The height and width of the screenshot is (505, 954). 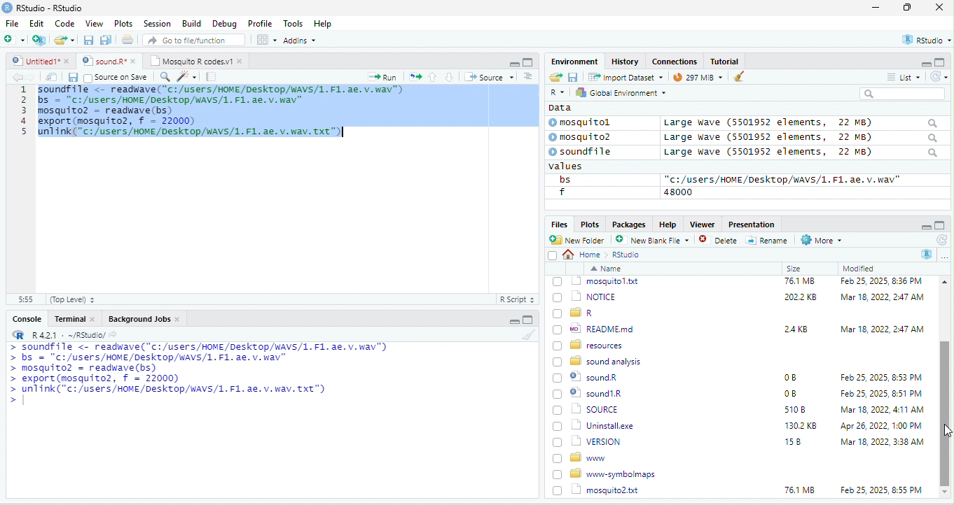 What do you see at coordinates (940, 225) in the screenshot?
I see `maximize` at bounding box center [940, 225].